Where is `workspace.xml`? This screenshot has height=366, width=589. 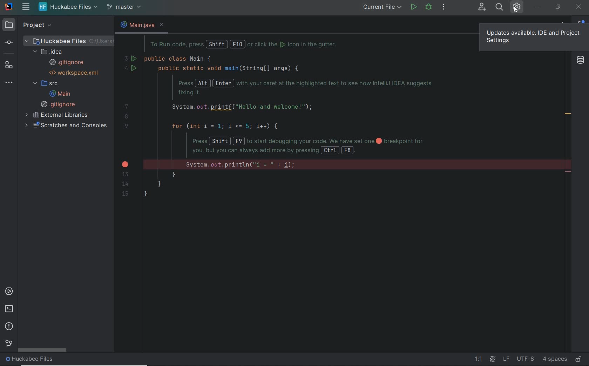
workspace.xml is located at coordinates (75, 73).